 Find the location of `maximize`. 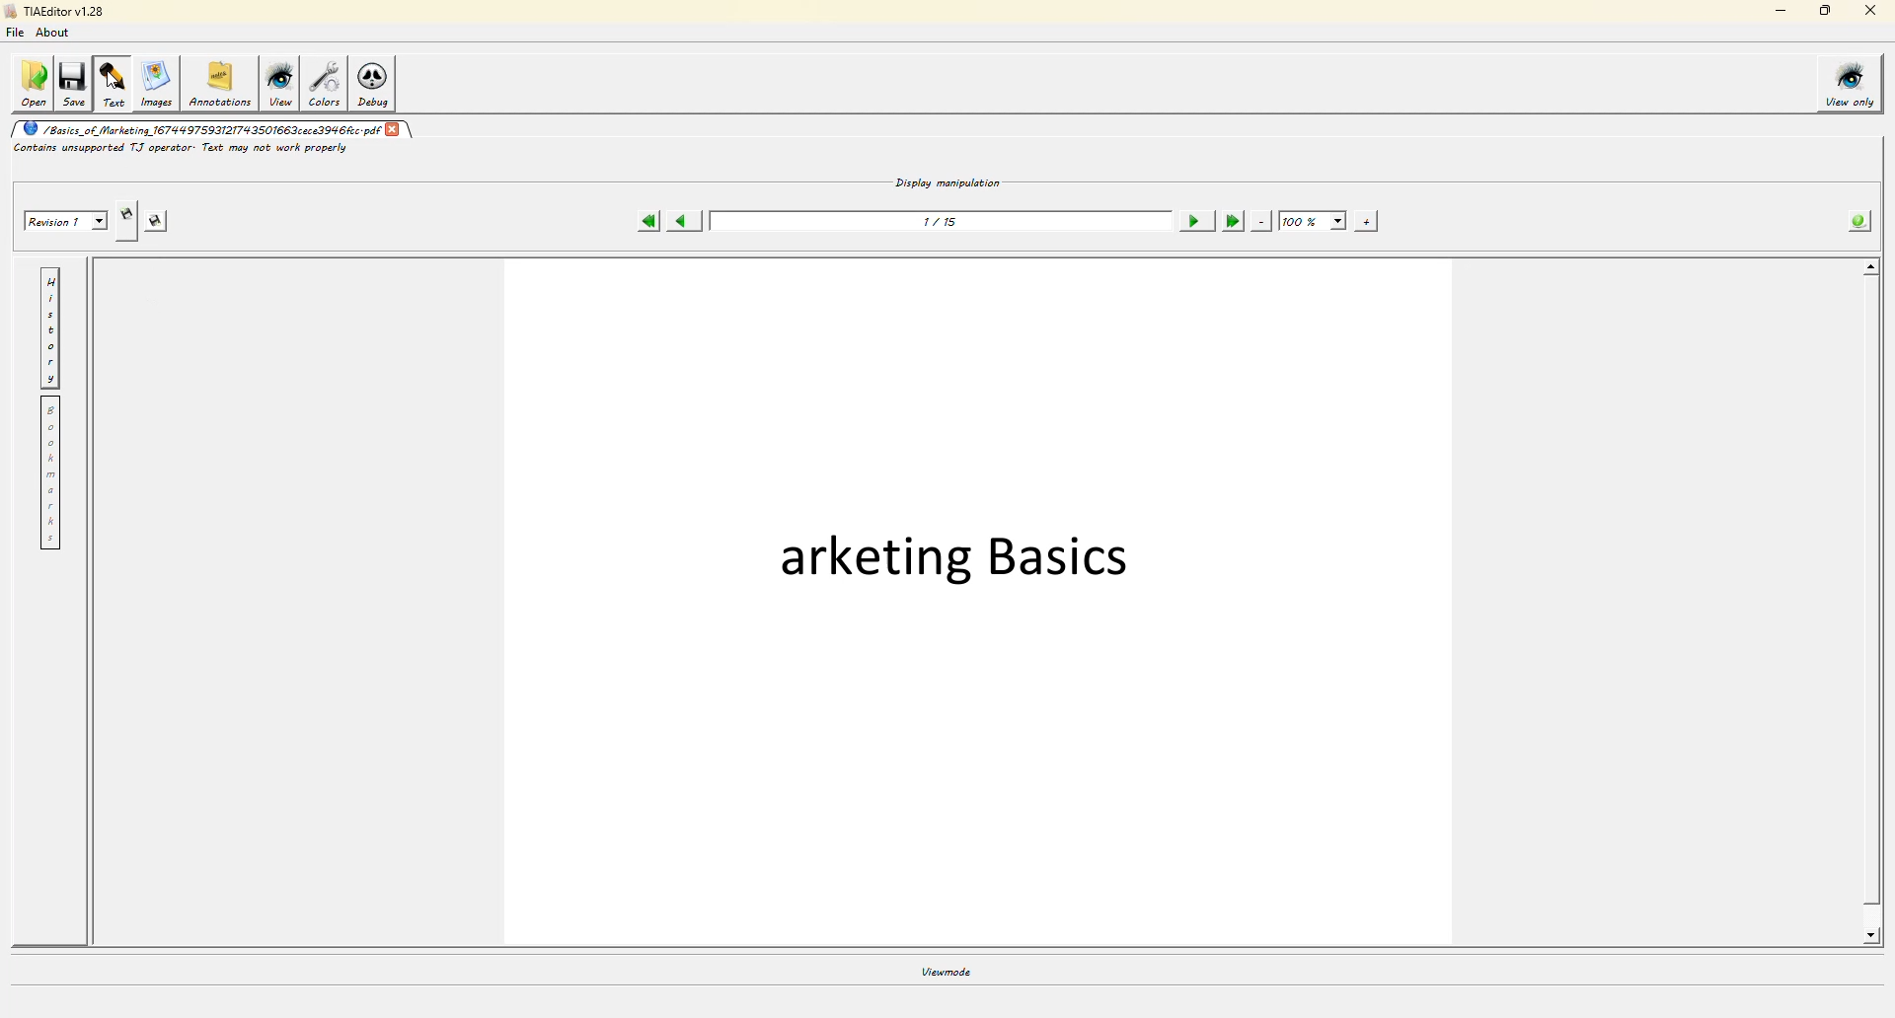

maximize is located at coordinates (1822, 13).